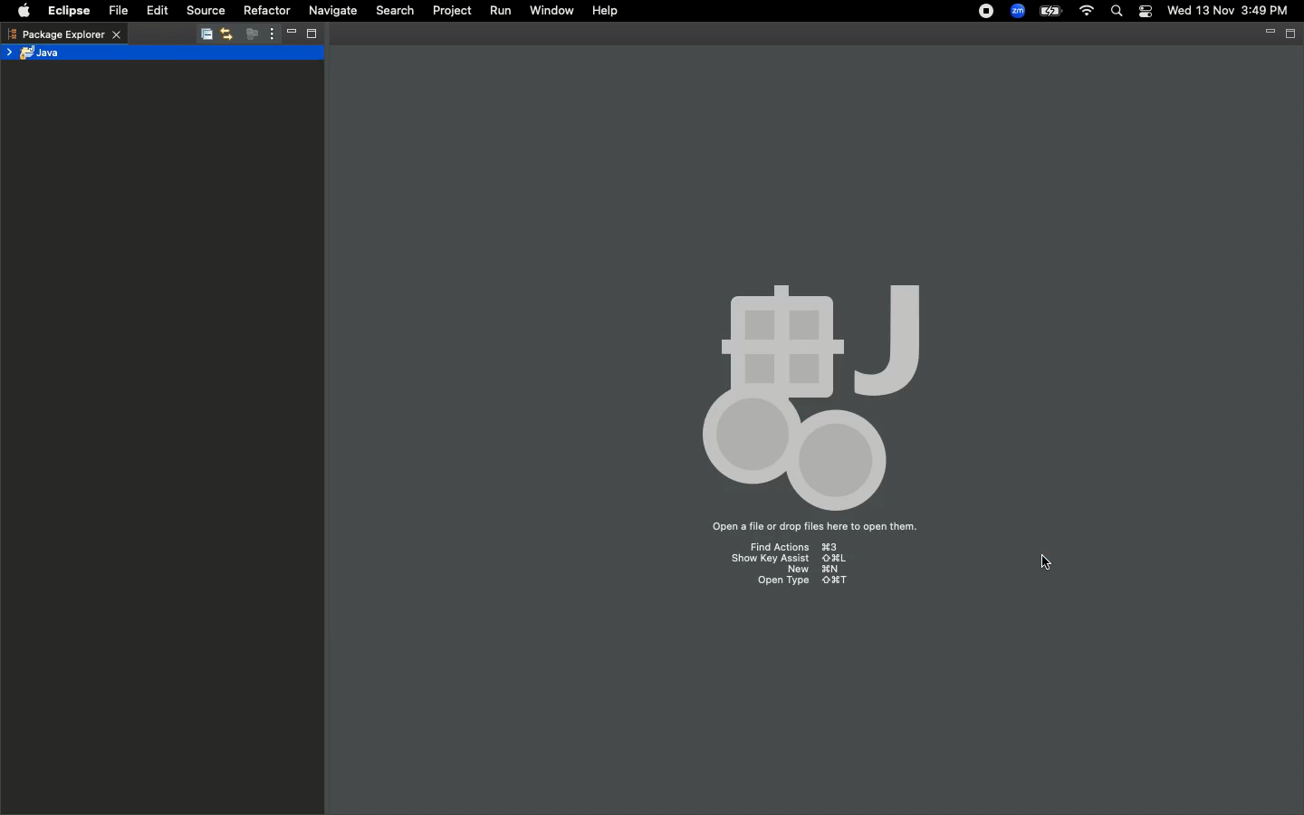 This screenshot has width=1304, height=815. I want to click on Minimize, so click(290, 34).